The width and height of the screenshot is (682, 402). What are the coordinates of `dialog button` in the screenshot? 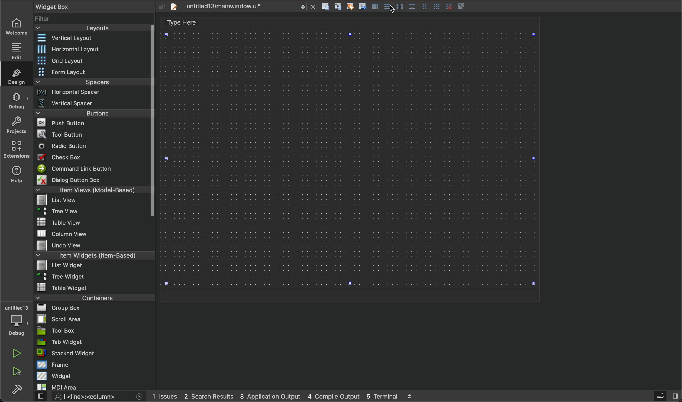 It's located at (93, 180).